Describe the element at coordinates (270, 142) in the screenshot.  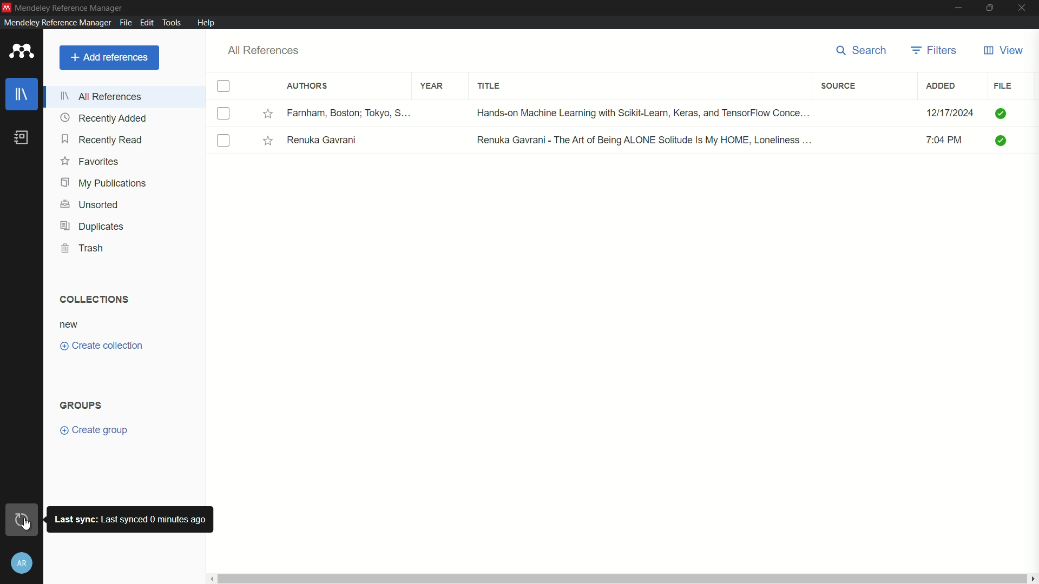
I see `Star` at that location.